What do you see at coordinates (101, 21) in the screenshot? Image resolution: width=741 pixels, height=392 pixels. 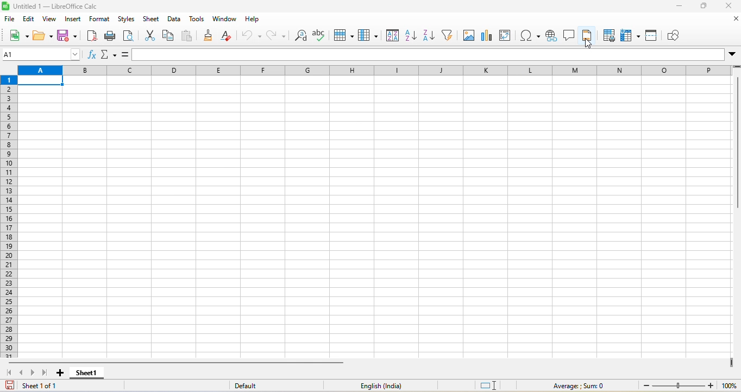 I see `format` at bounding box center [101, 21].